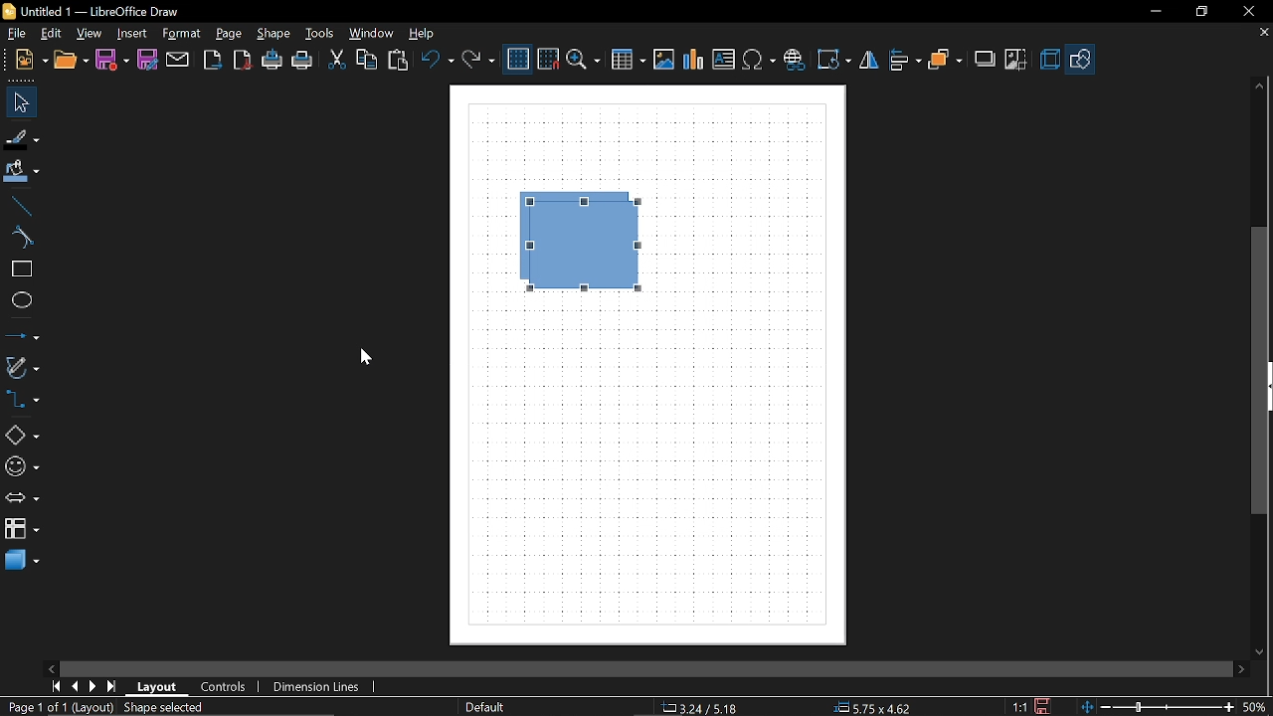  Describe the element at coordinates (22, 498) in the screenshot. I see `arrows` at that location.